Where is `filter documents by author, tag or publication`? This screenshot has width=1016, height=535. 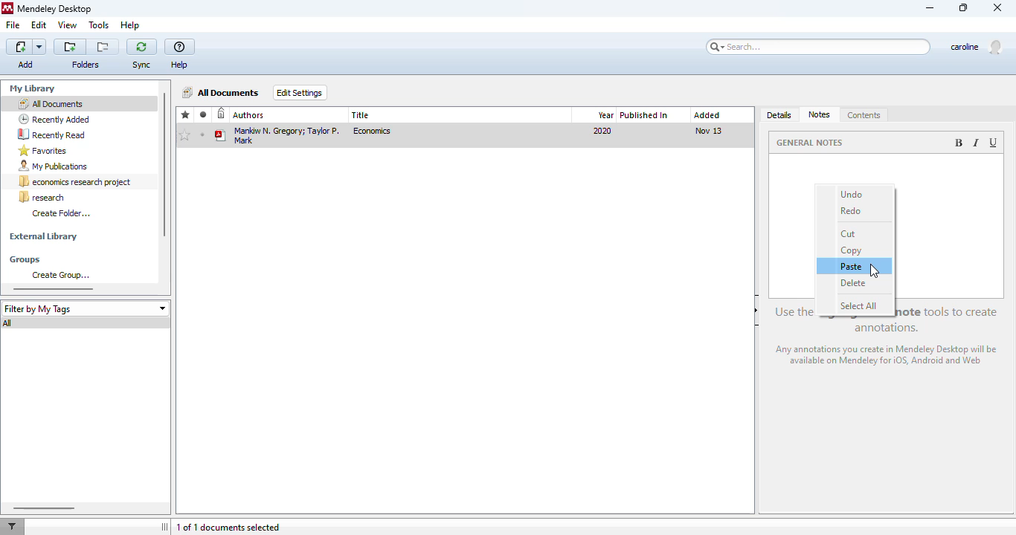 filter documents by author, tag or publication is located at coordinates (11, 527).